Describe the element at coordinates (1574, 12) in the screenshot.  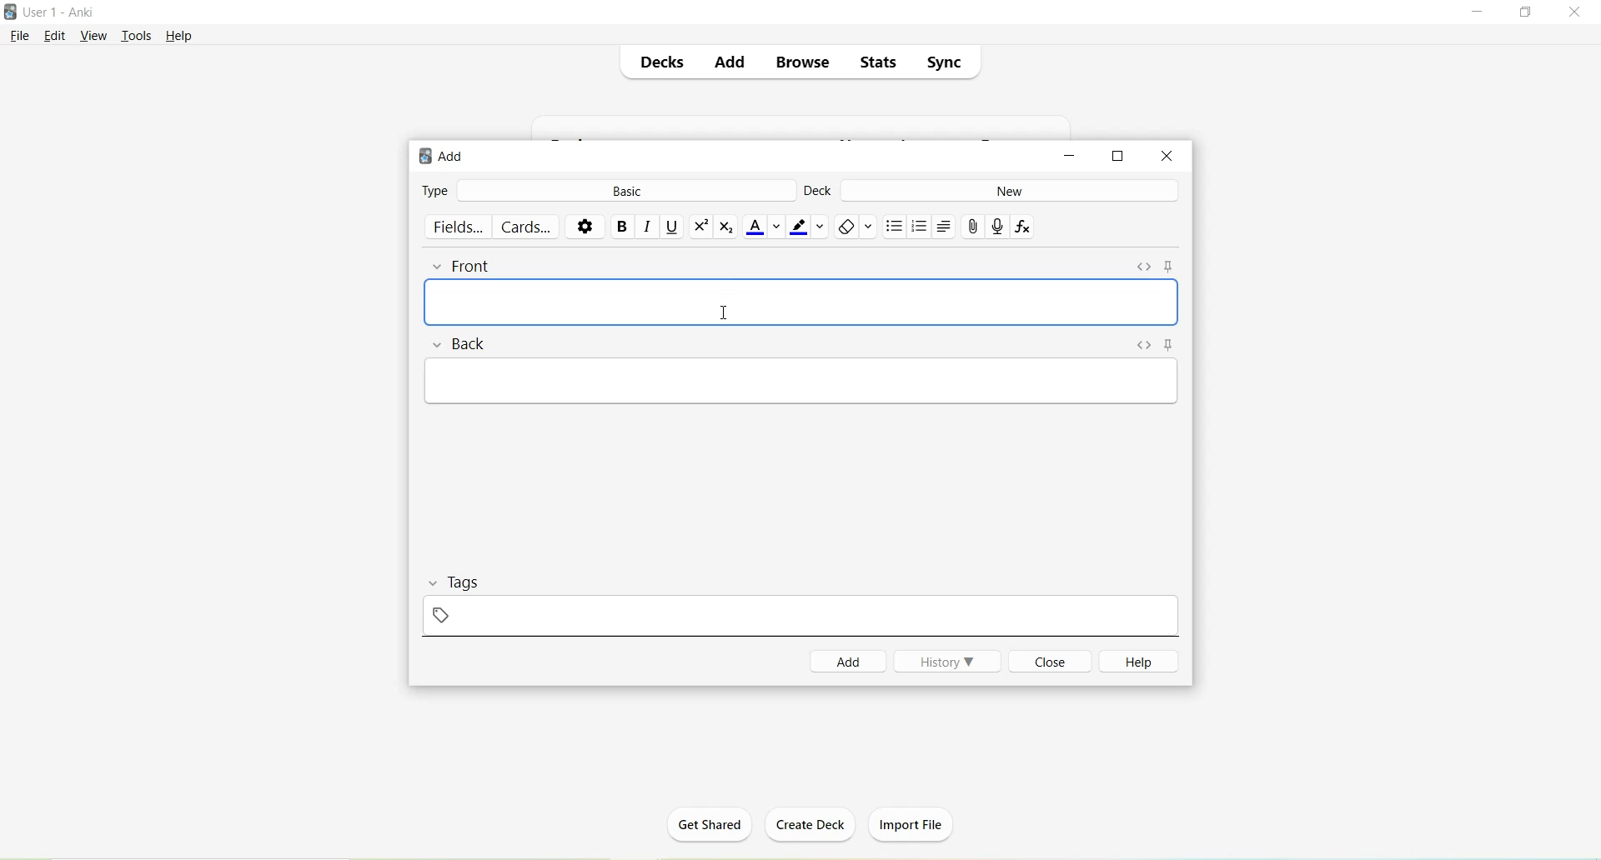
I see `Close` at that location.